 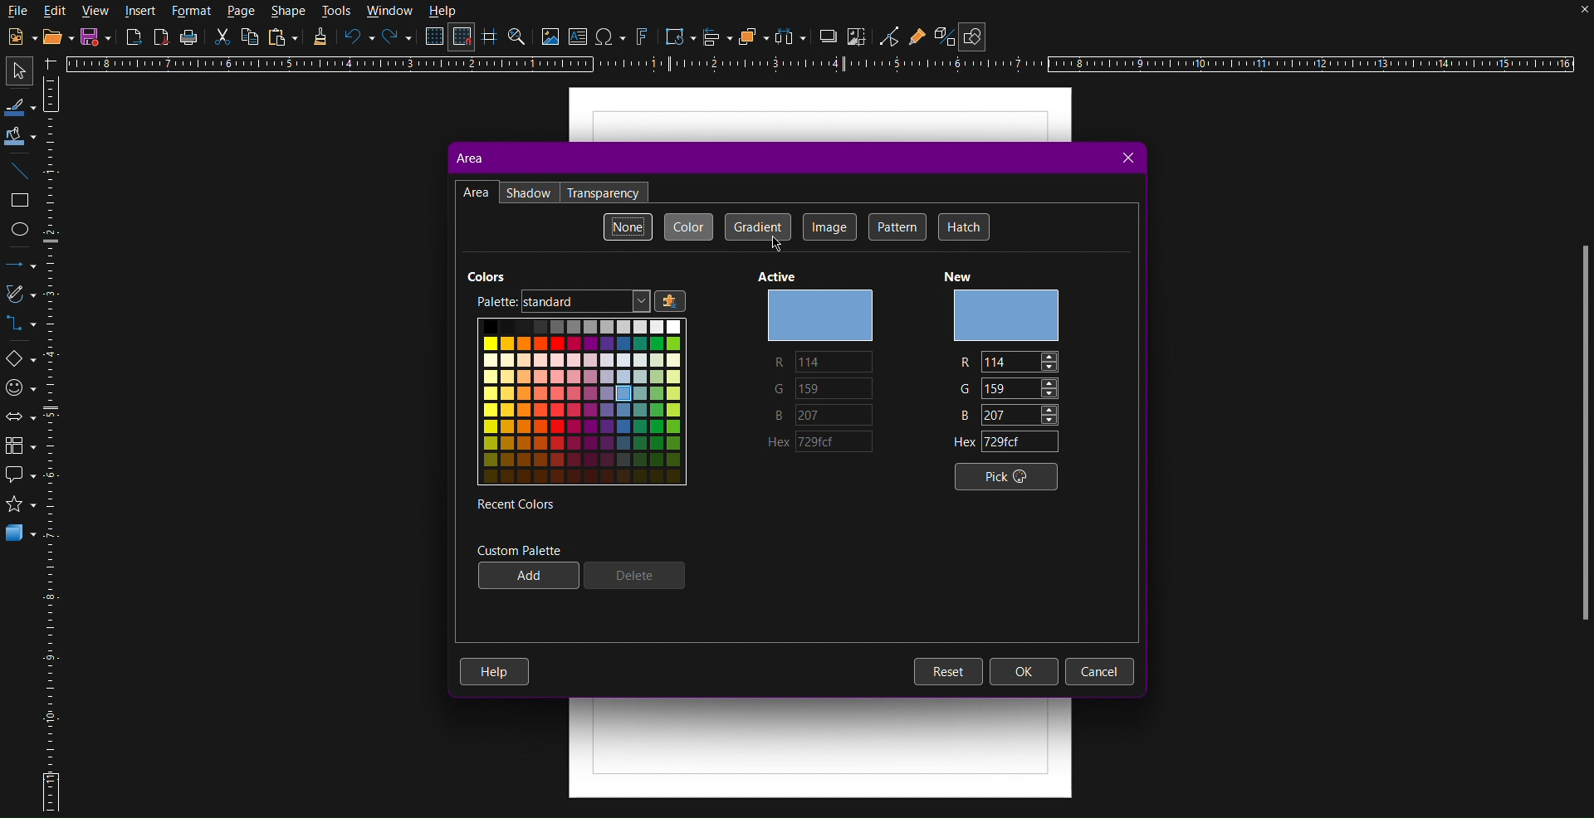 What do you see at coordinates (20, 200) in the screenshot?
I see `Square` at bounding box center [20, 200].